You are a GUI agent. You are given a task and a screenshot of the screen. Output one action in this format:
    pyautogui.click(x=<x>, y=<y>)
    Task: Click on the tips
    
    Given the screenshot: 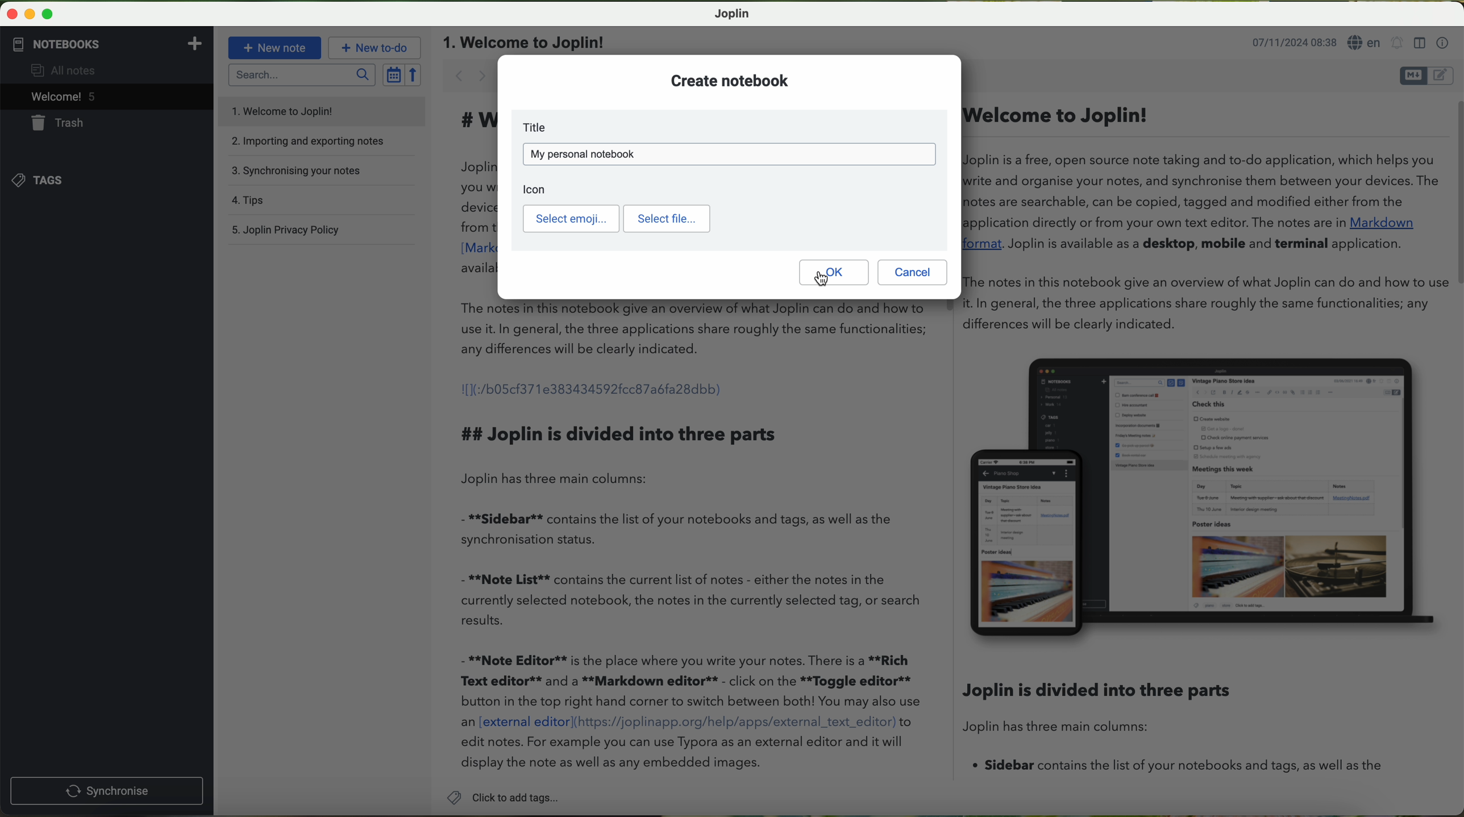 What is the action you would take?
    pyautogui.click(x=251, y=201)
    